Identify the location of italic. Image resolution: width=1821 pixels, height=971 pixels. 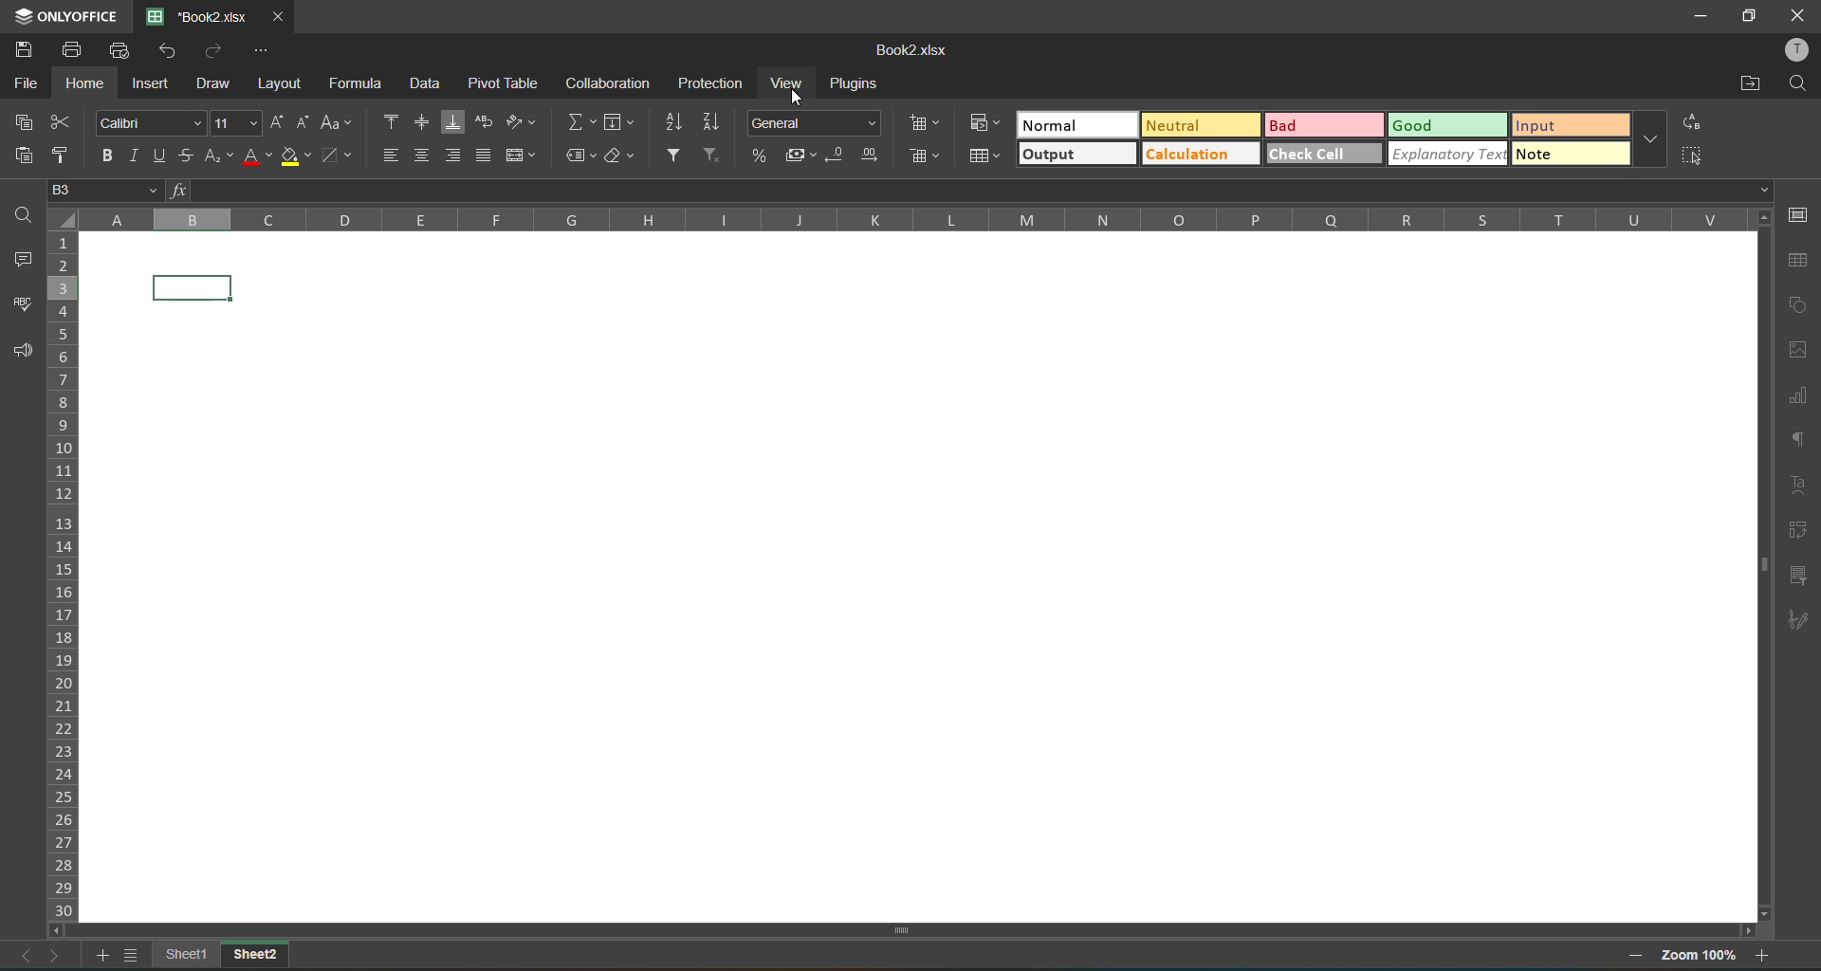
(132, 156).